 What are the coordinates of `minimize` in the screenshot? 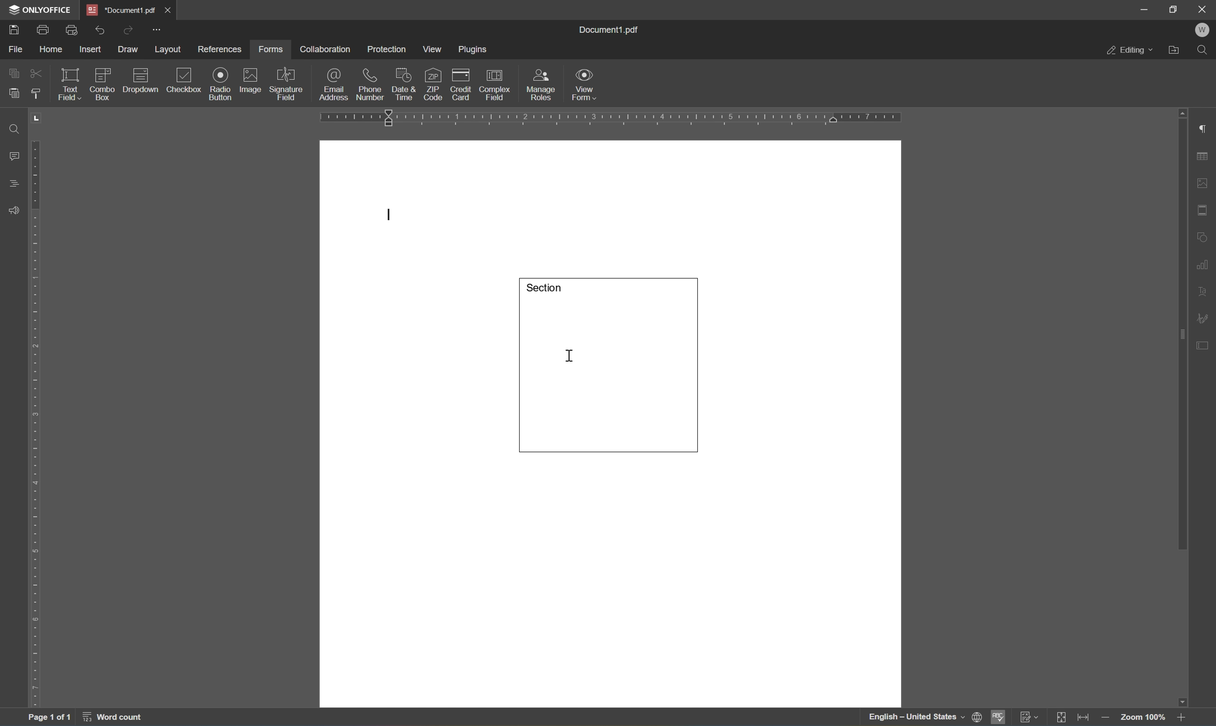 It's located at (1144, 9).